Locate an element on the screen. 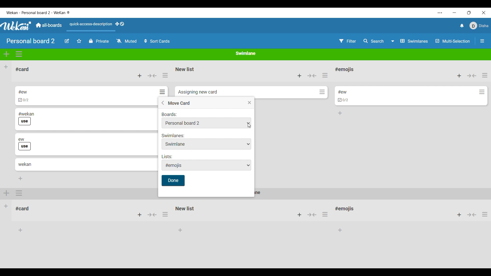  Close menu is located at coordinates (250, 102).